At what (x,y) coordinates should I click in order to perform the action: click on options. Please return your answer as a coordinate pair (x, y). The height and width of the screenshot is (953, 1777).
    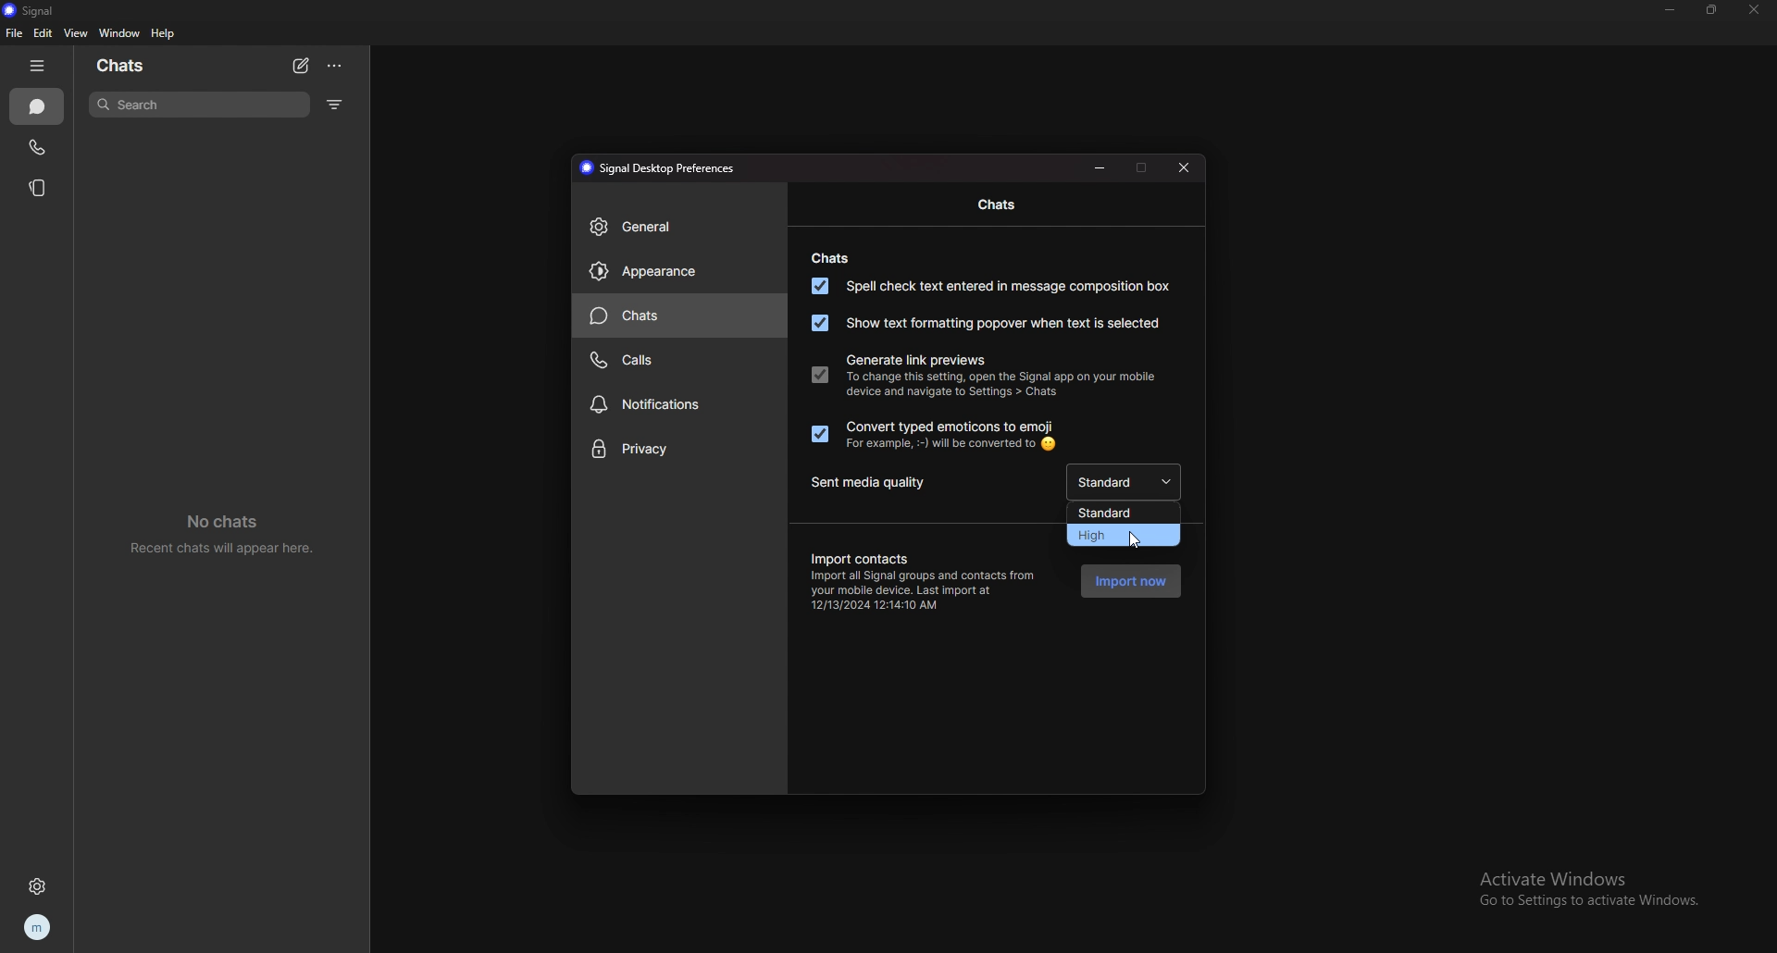
    Looking at the image, I should click on (336, 66).